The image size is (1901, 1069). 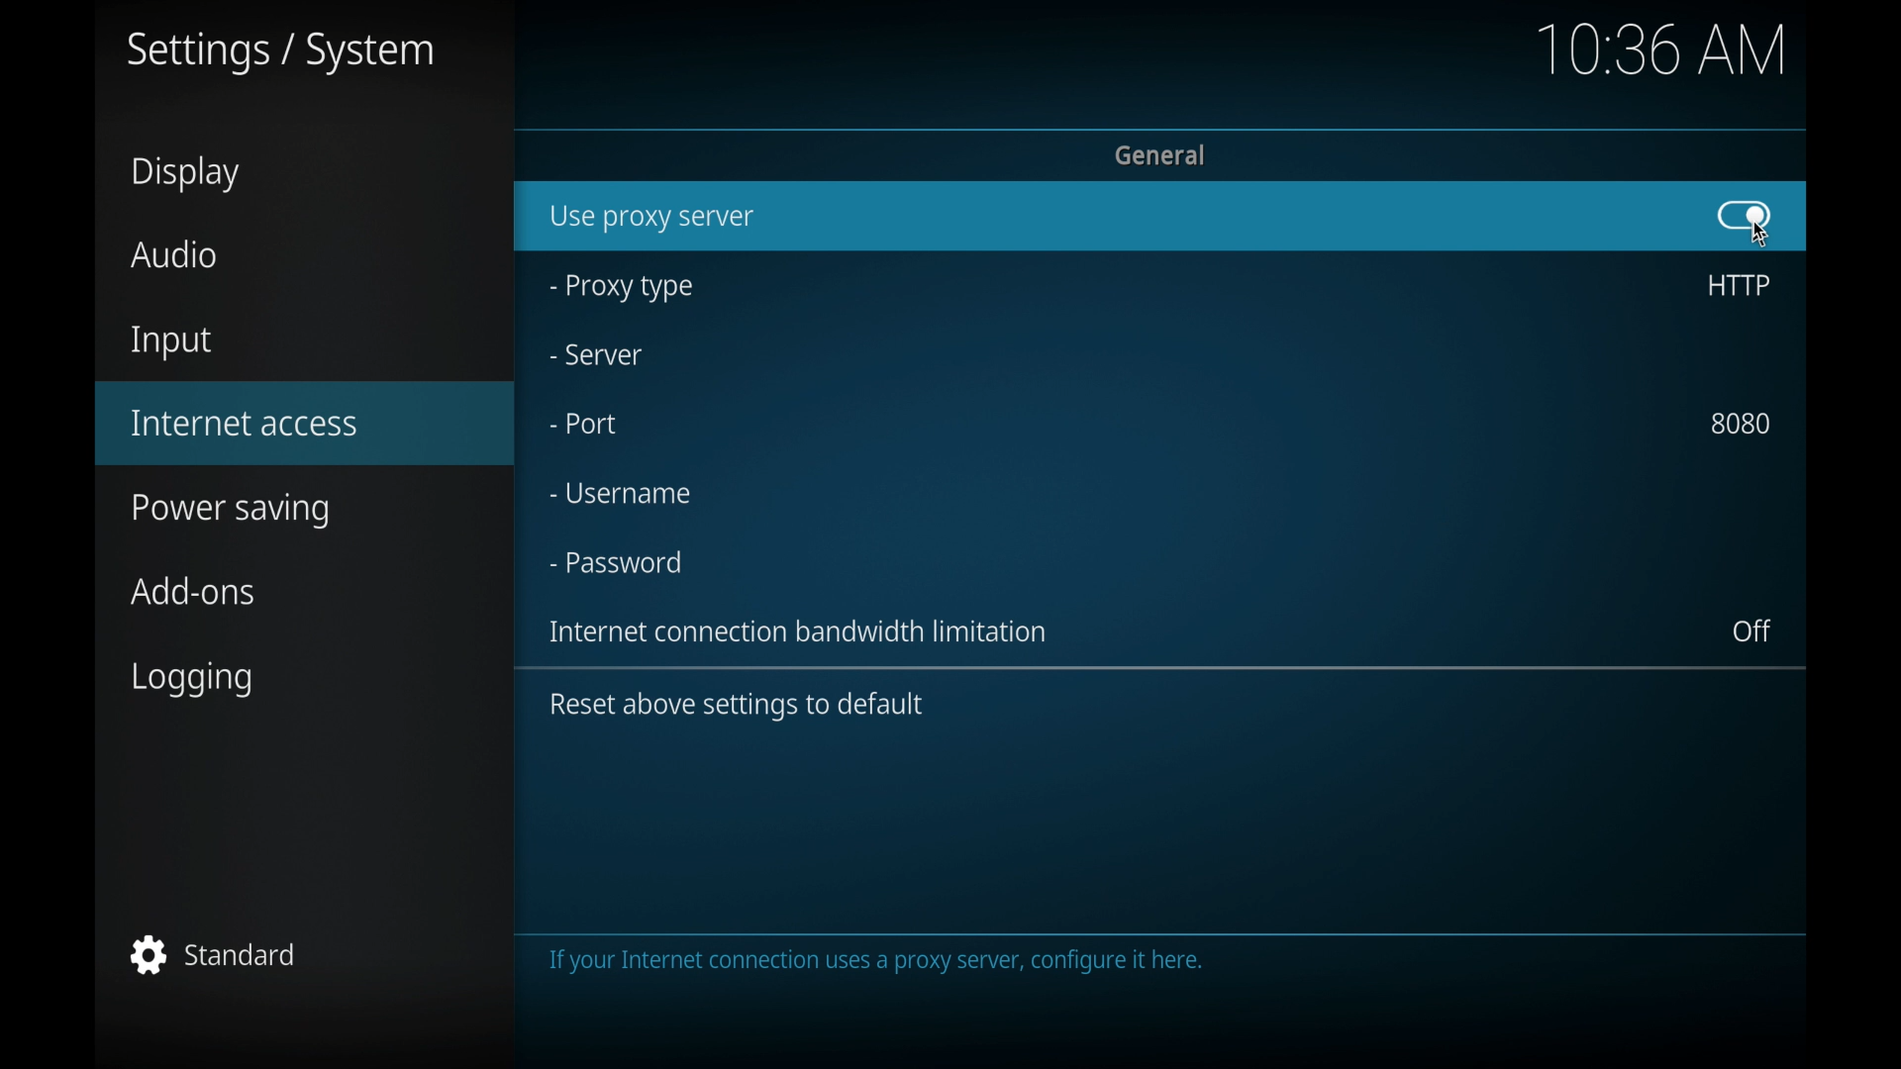 What do you see at coordinates (737, 706) in the screenshot?
I see `reset above settings to default` at bounding box center [737, 706].